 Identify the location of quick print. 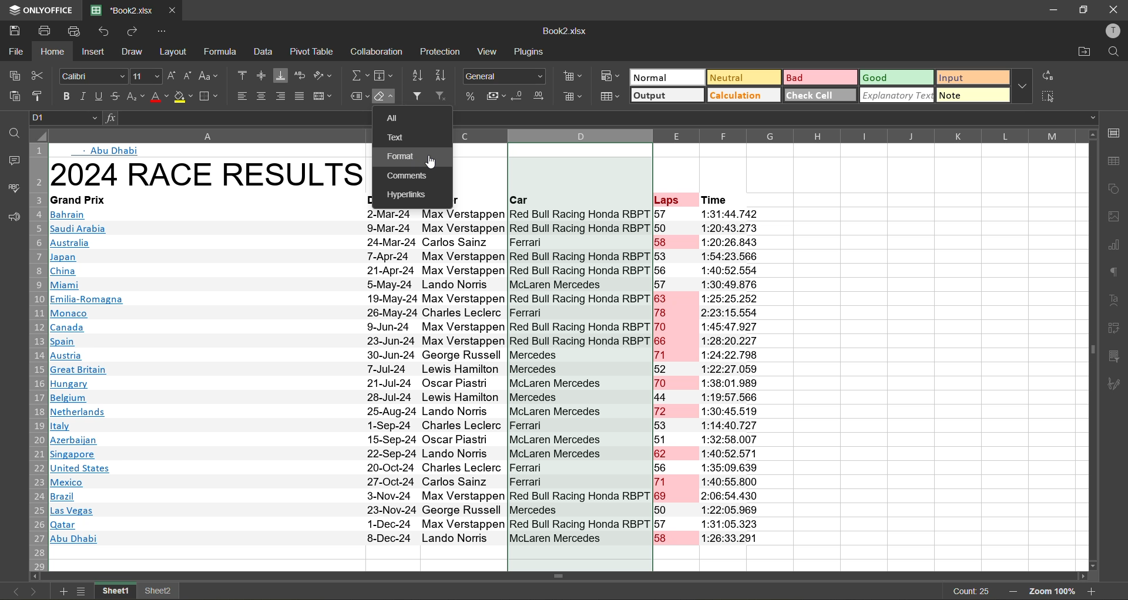
(73, 31).